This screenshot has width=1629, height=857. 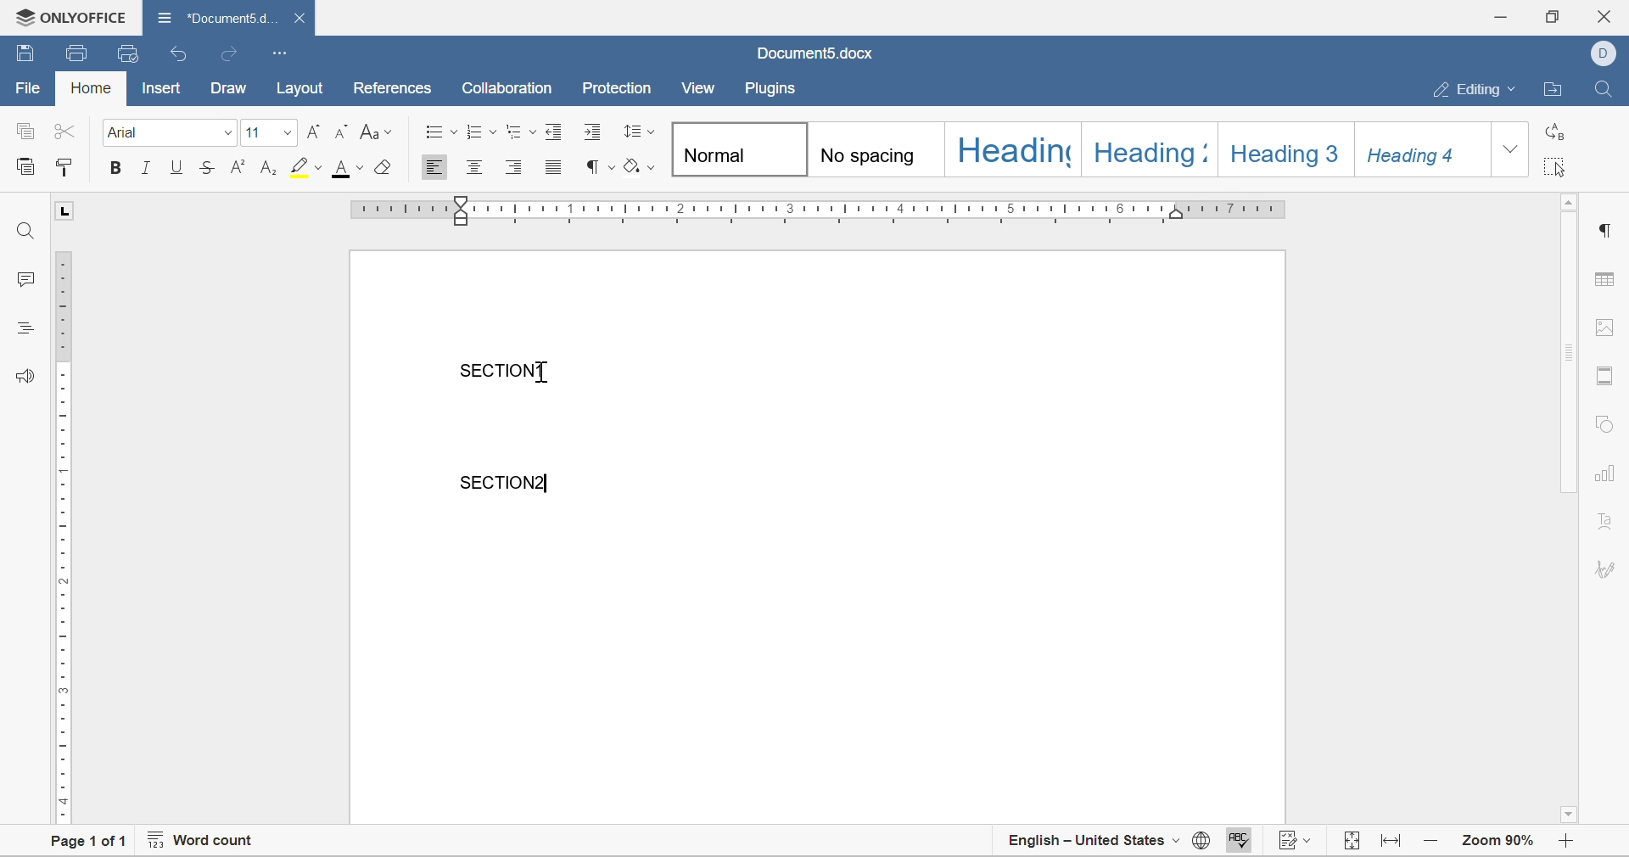 I want to click on drop down, so click(x=1510, y=149).